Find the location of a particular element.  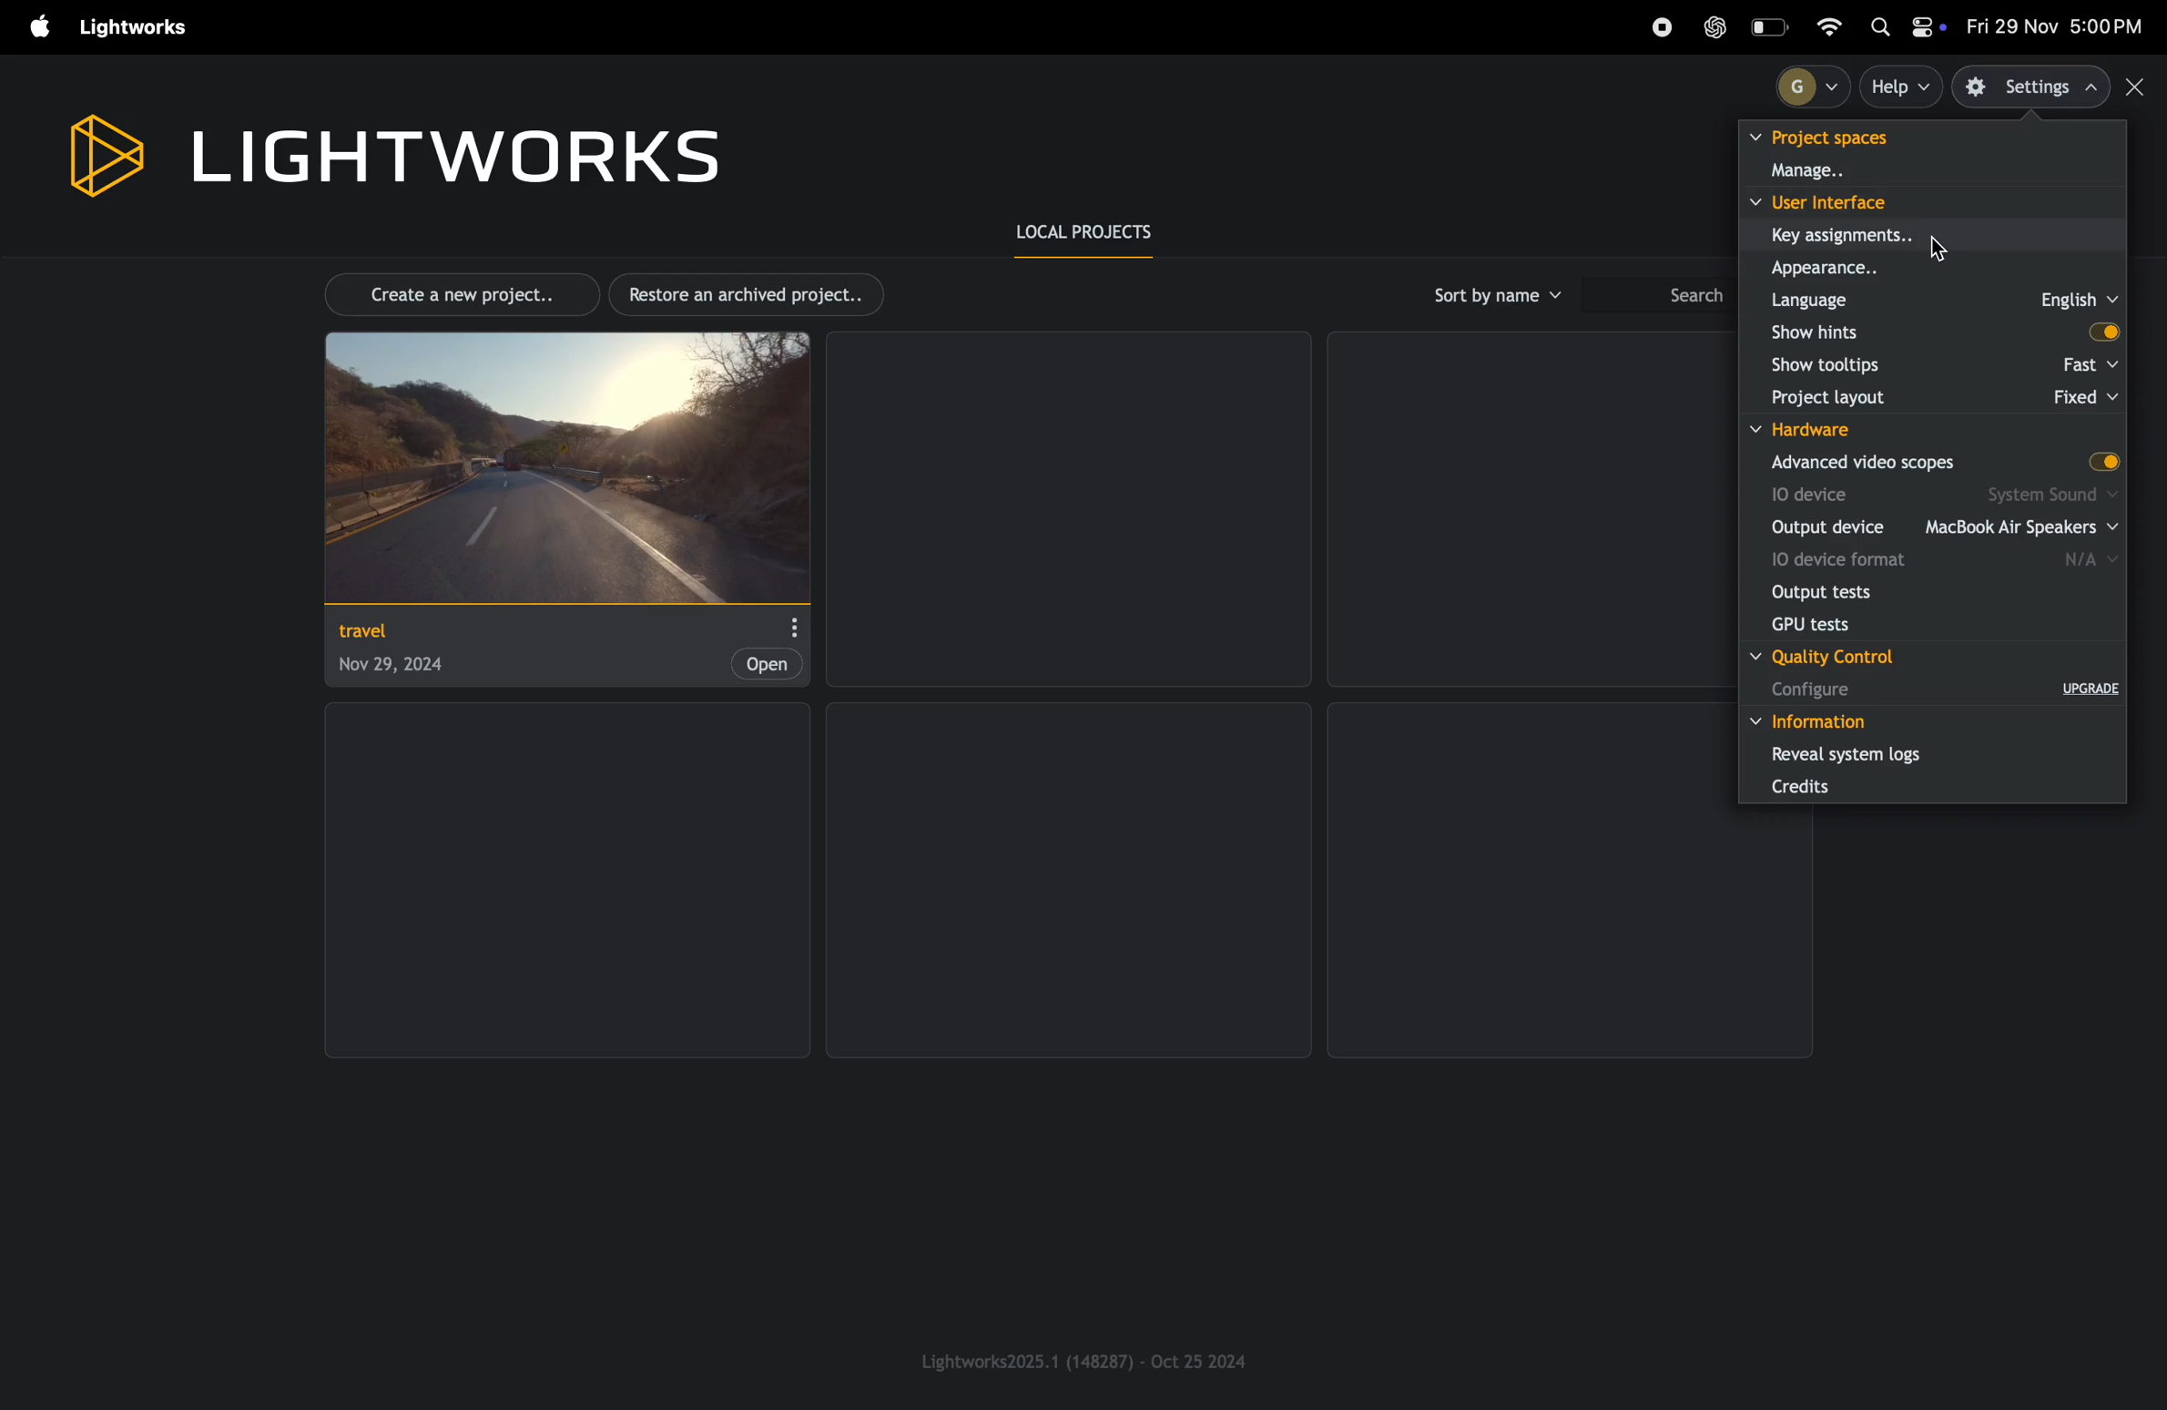

toggle is located at coordinates (2104, 332).